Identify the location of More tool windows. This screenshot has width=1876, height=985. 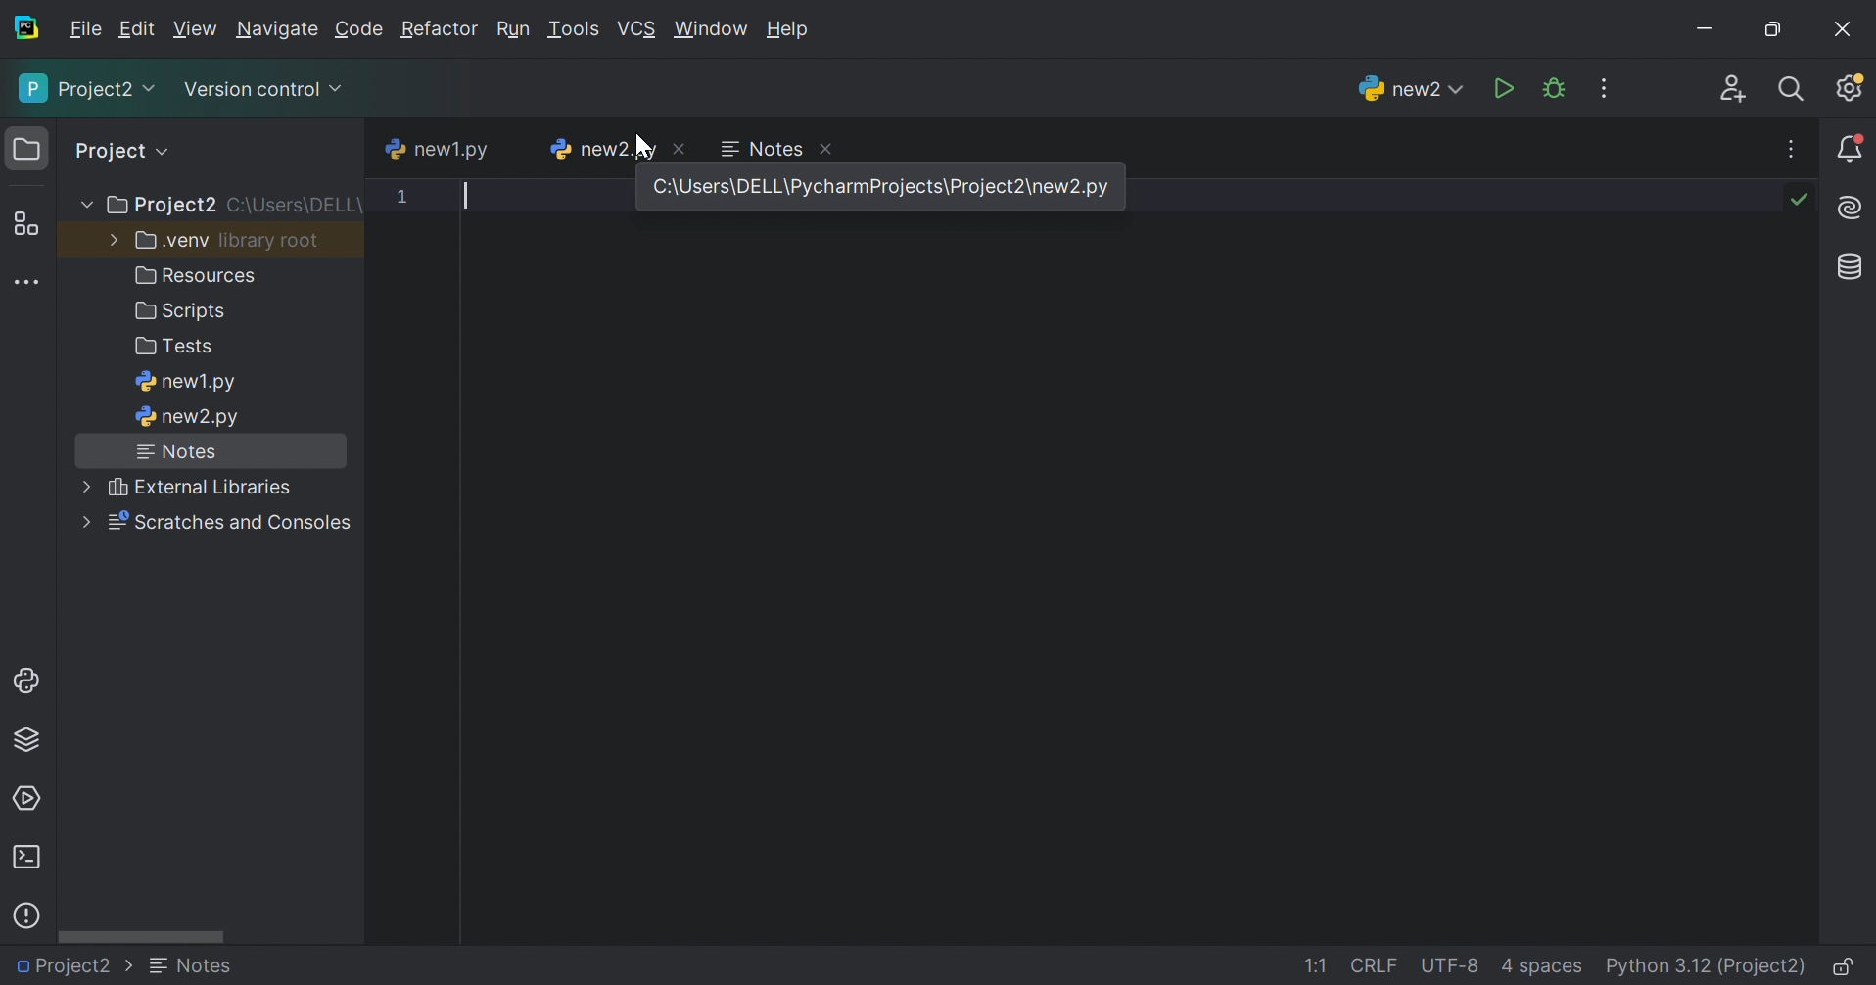
(25, 281).